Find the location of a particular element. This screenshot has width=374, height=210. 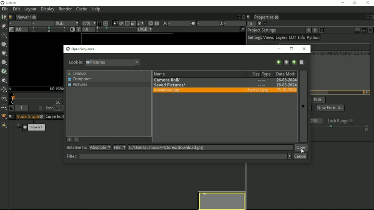

Close is located at coordinates (304, 49).